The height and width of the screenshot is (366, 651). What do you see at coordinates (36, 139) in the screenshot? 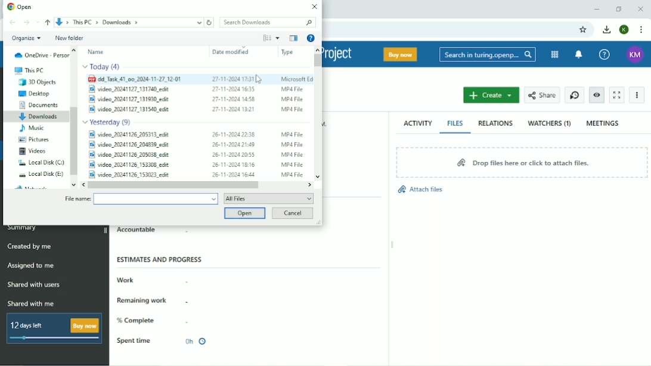
I see `Pictures` at bounding box center [36, 139].